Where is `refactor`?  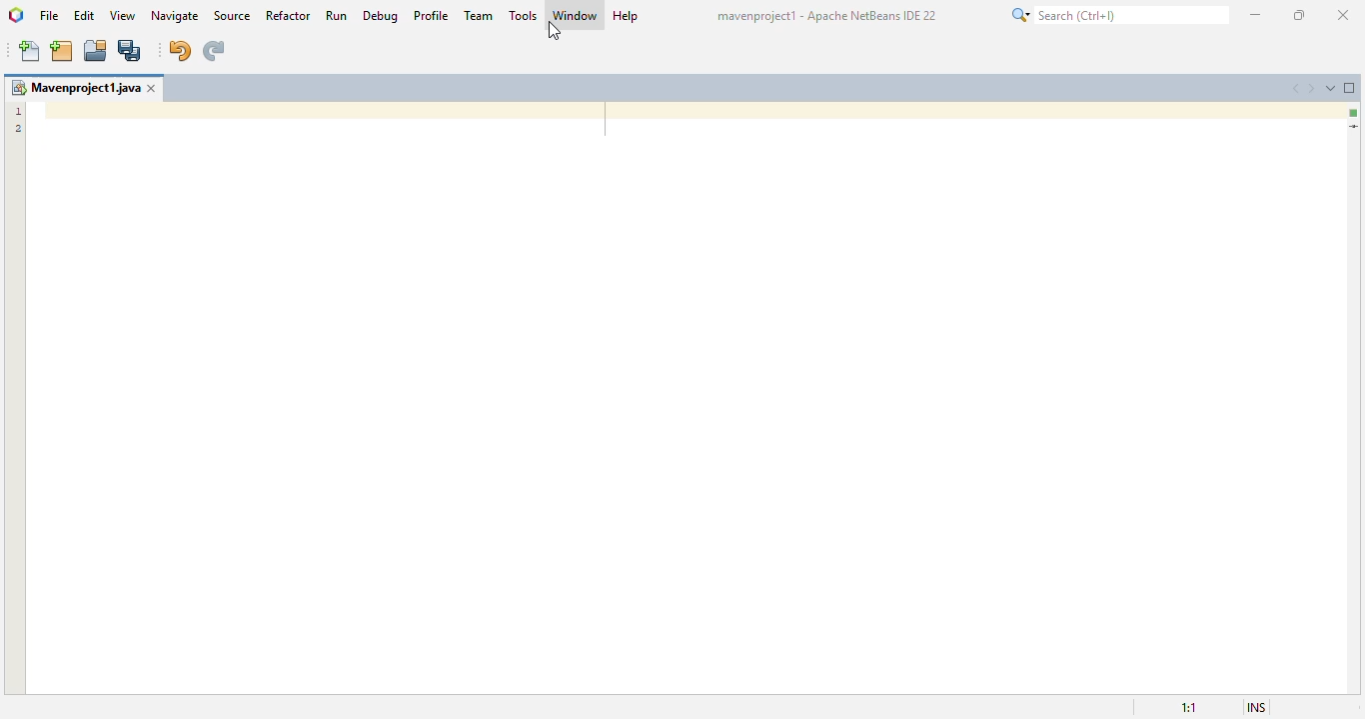
refactor is located at coordinates (289, 15).